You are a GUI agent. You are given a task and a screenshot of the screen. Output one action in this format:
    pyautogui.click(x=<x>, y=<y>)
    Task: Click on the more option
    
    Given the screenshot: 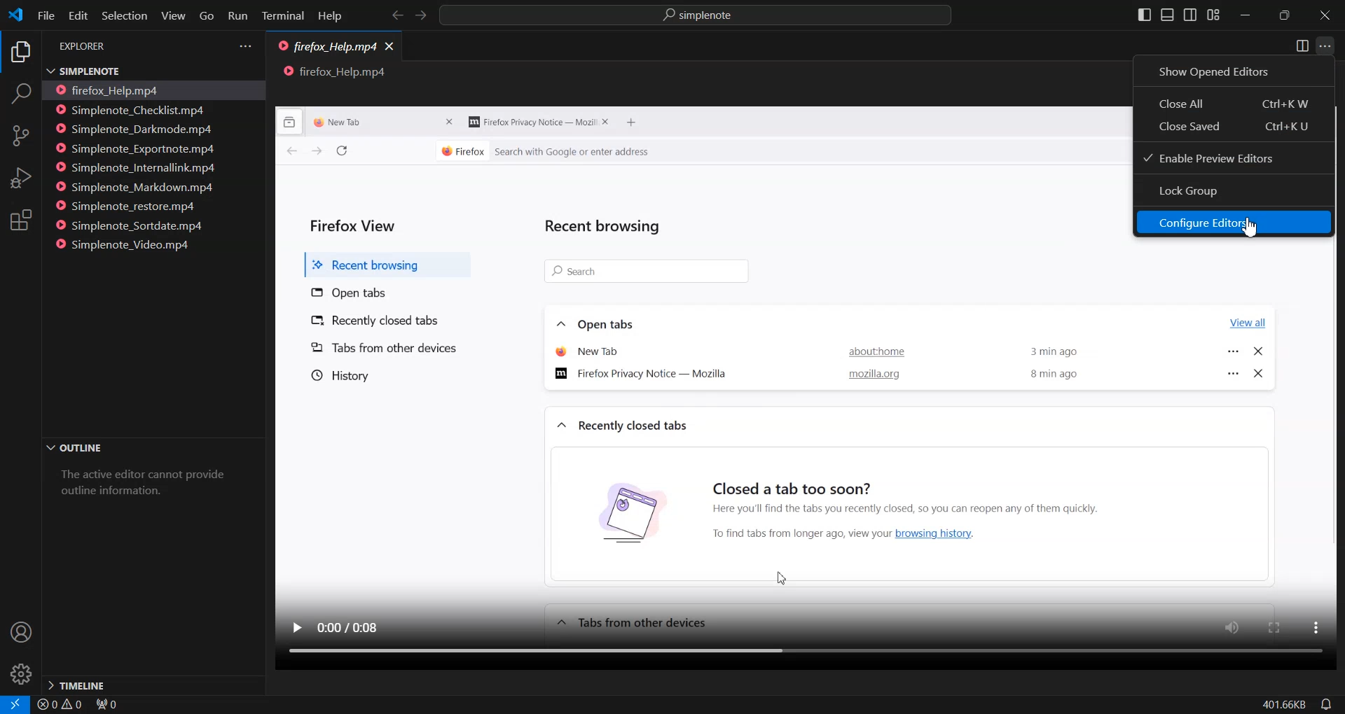 What is the action you would take?
    pyautogui.click(x=1313, y=629)
    